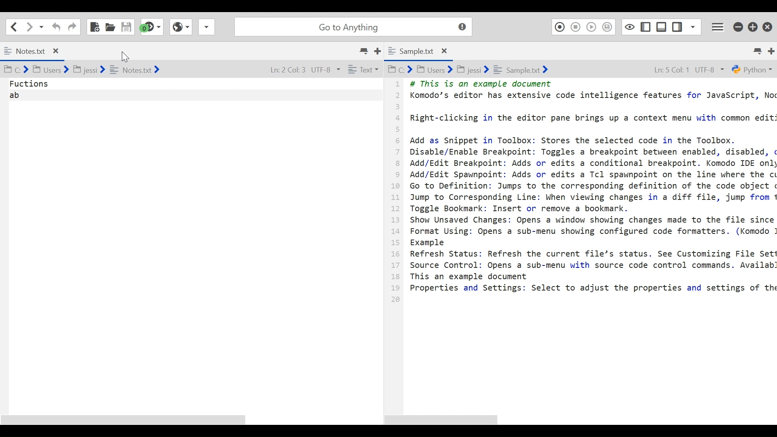  What do you see at coordinates (206, 27) in the screenshot?
I see `Share File` at bounding box center [206, 27].